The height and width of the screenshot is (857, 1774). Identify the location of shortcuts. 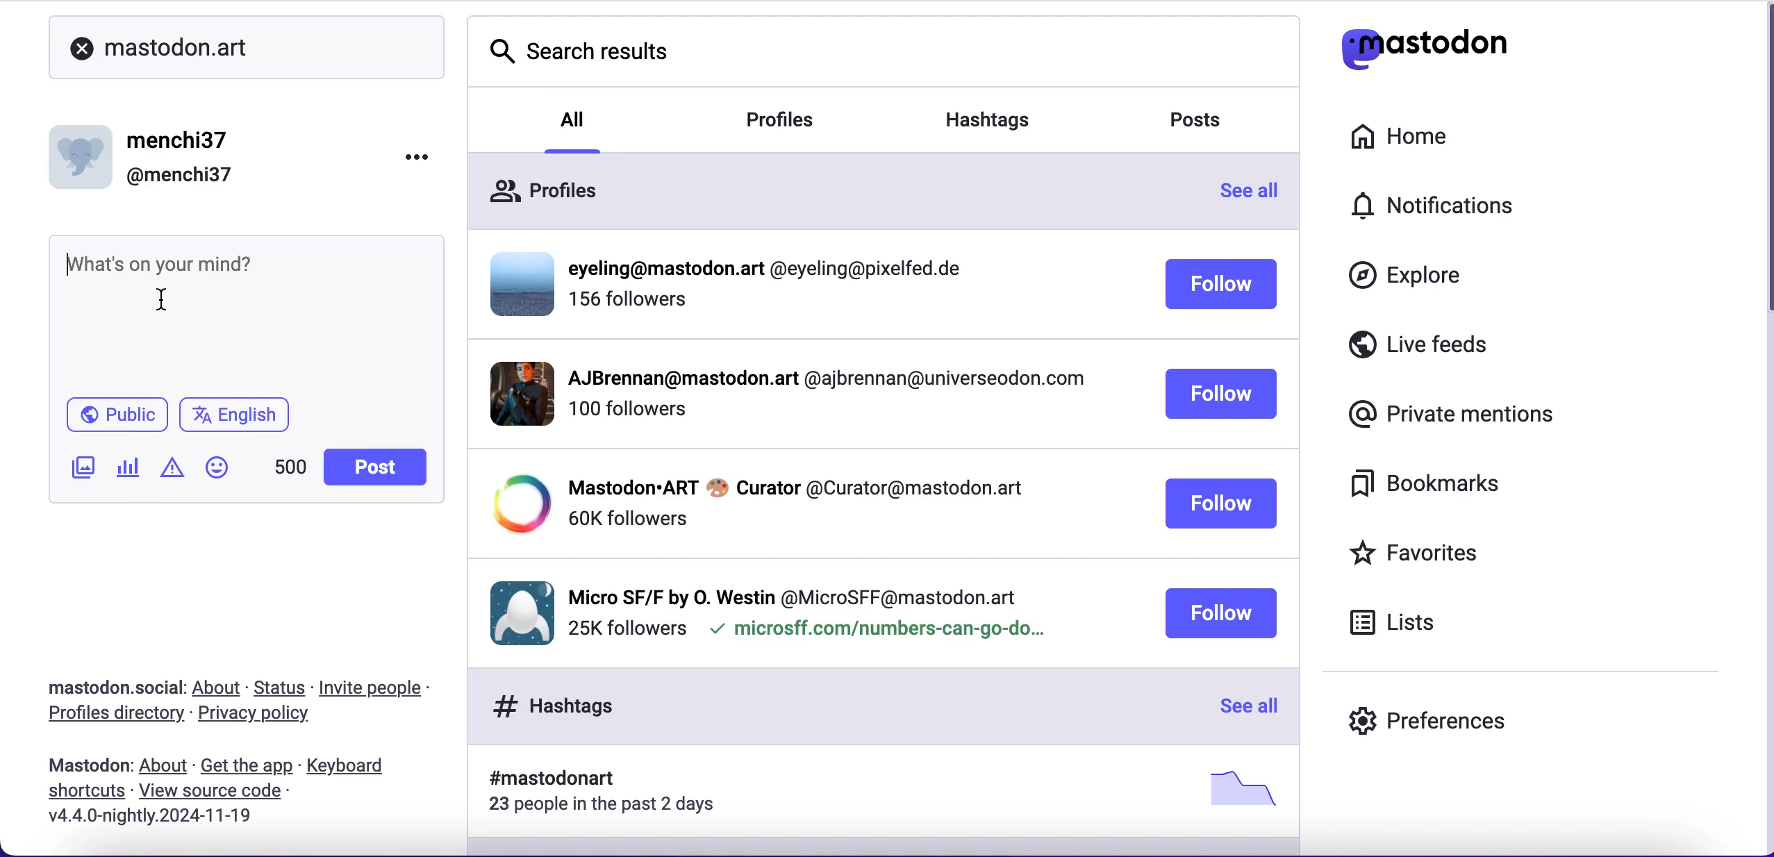
(82, 794).